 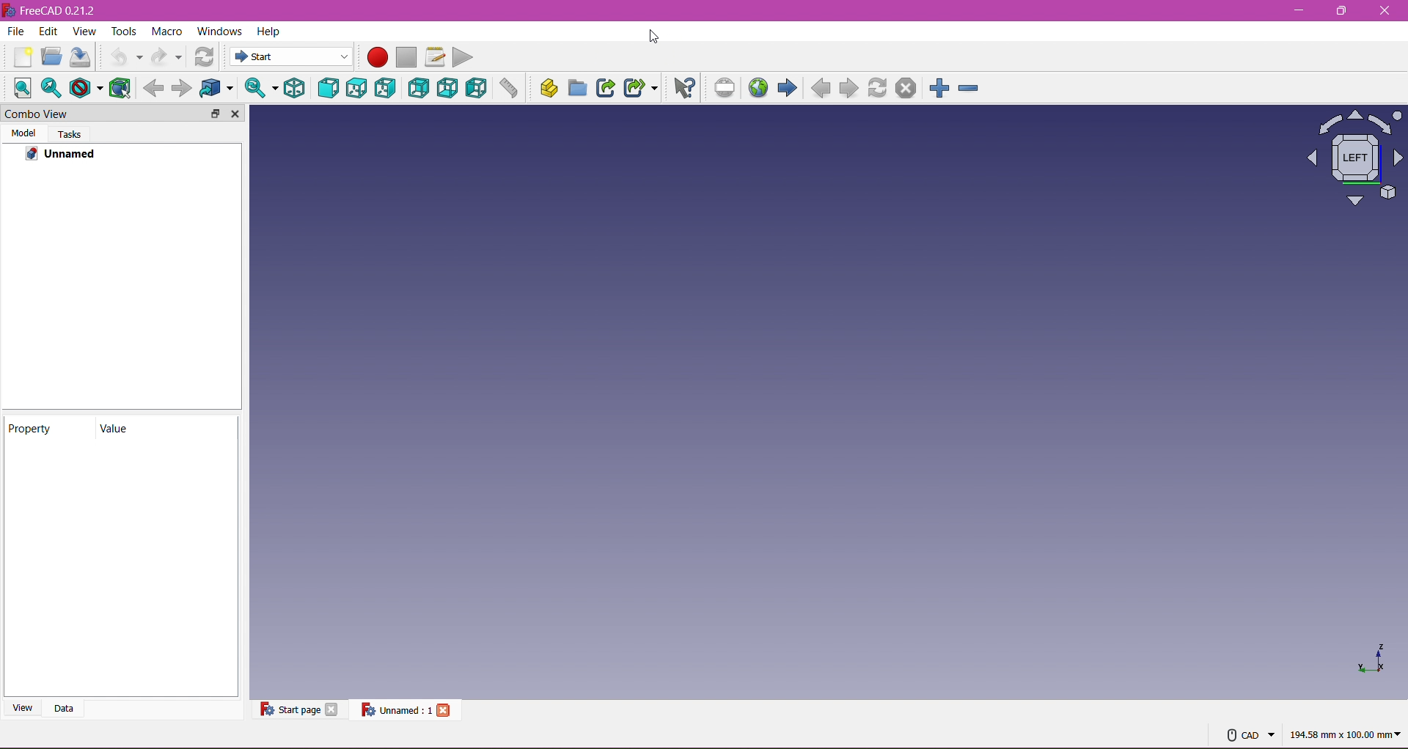 What do you see at coordinates (448, 88) in the screenshot?
I see `Bottom` at bounding box center [448, 88].